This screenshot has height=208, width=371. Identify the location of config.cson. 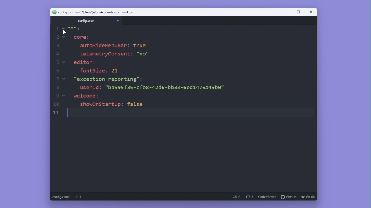
(86, 21).